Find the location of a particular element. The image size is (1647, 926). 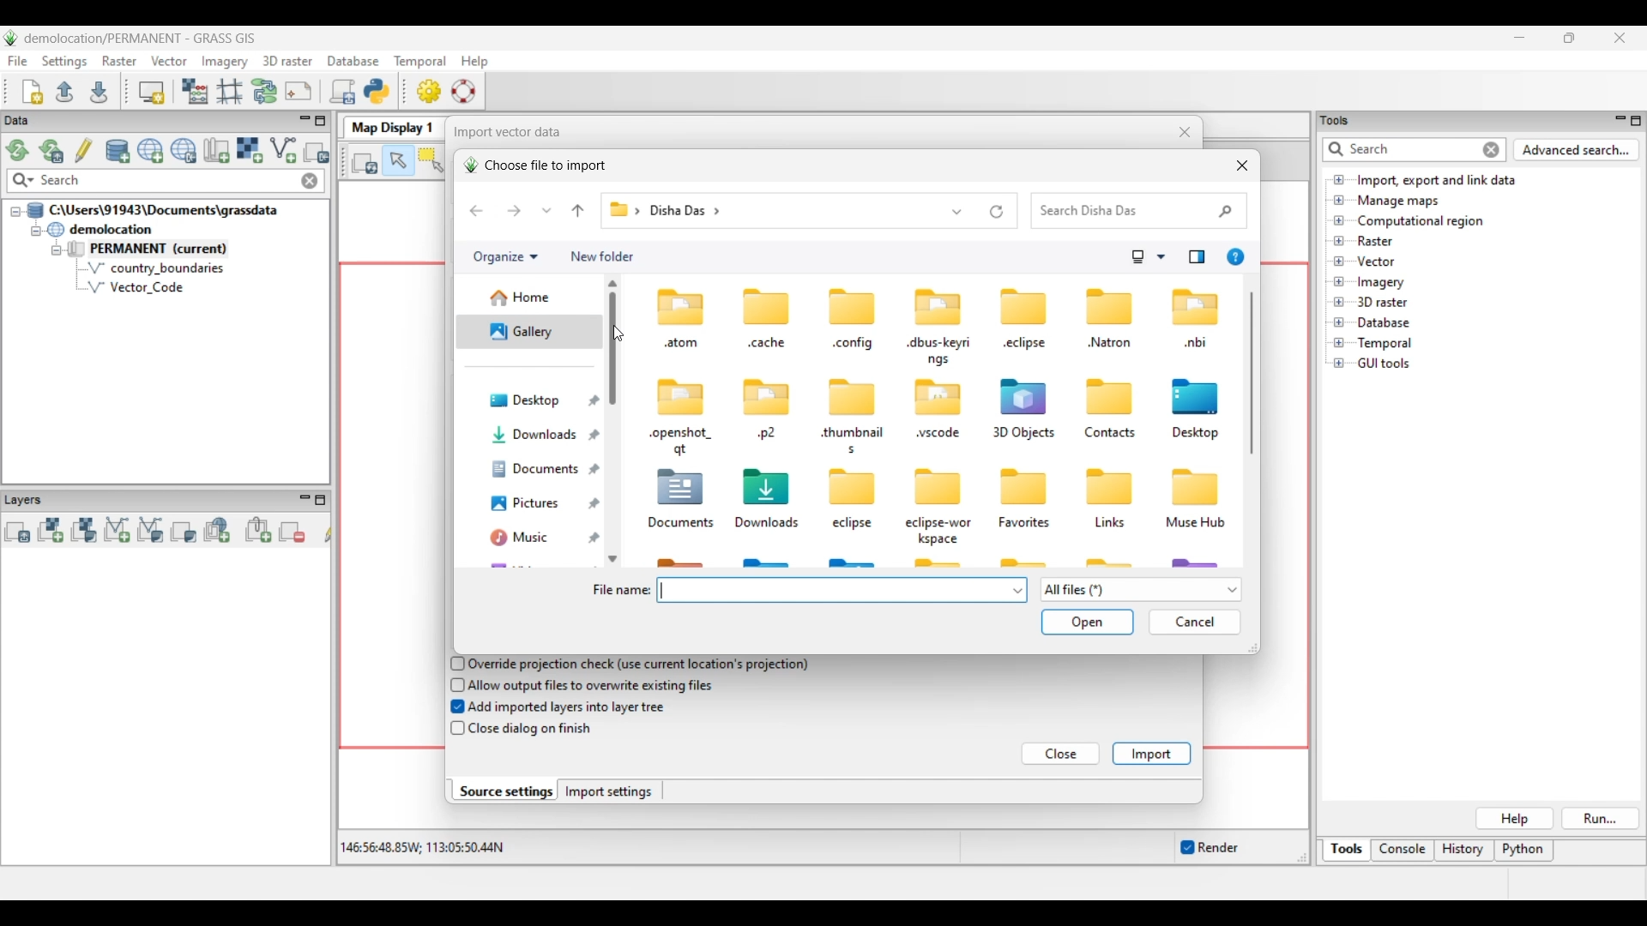

Add multiple vector or raster map layers is located at coordinates (17, 532).